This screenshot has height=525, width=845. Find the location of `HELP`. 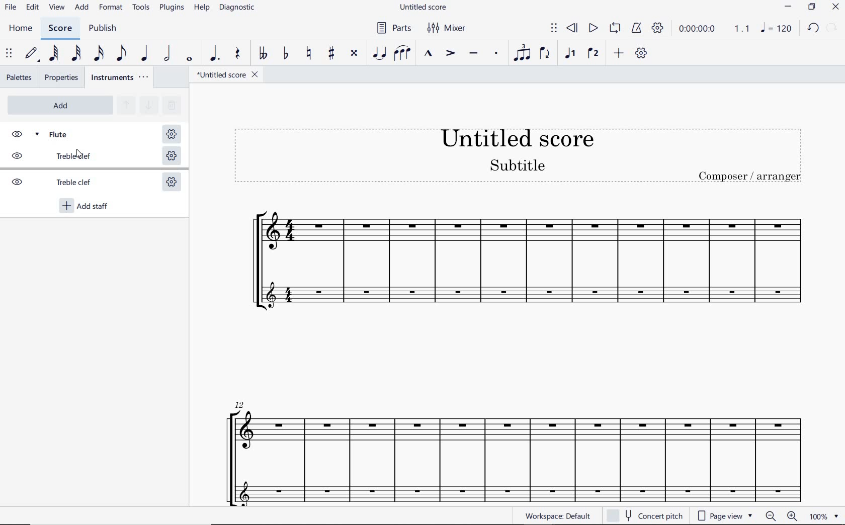

HELP is located at coordinates (202, 9).